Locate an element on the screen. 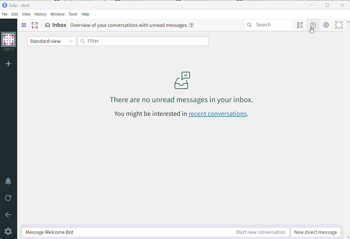  Standard view is located at coordinates (52, 41).